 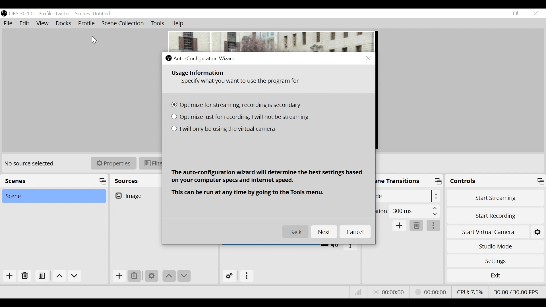 I want to click on Delete, so click(x=134, y=276).